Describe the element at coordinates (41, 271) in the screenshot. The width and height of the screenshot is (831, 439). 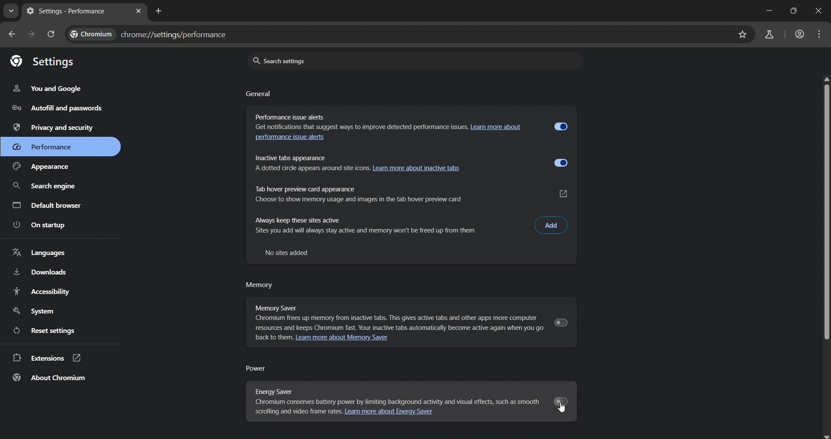
I see `downloads` at that location.